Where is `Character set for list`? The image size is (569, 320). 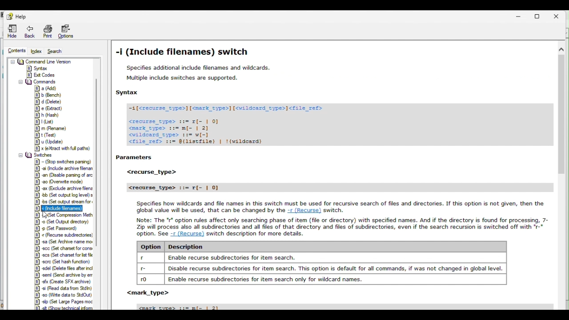 Character set for list is located at coordinates (64, 255).